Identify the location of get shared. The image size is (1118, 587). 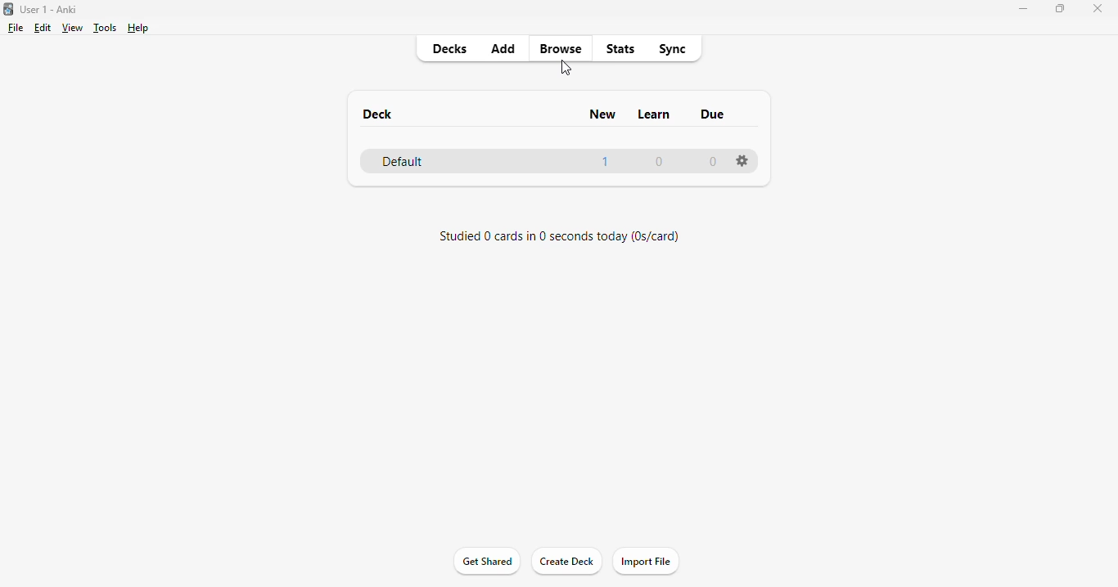
(486, 561).